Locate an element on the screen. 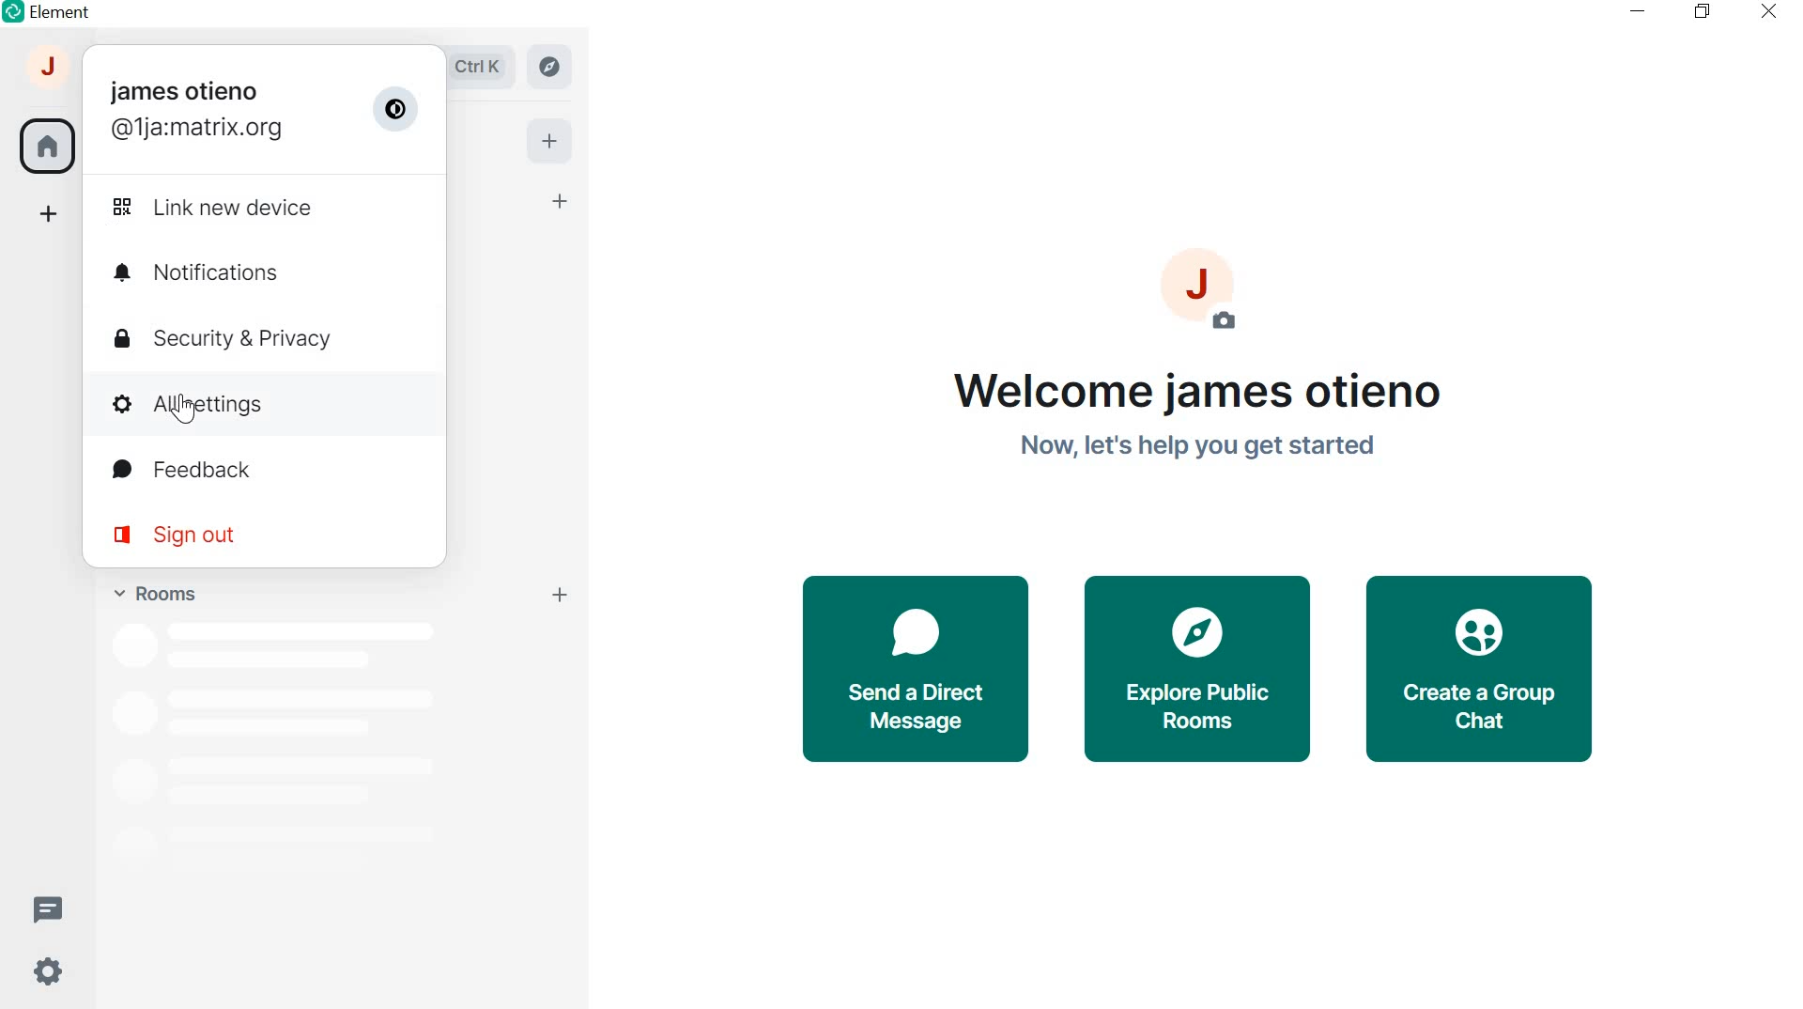 The image size is (1803, 1009). display picture is located at coordinates (1212, 289).